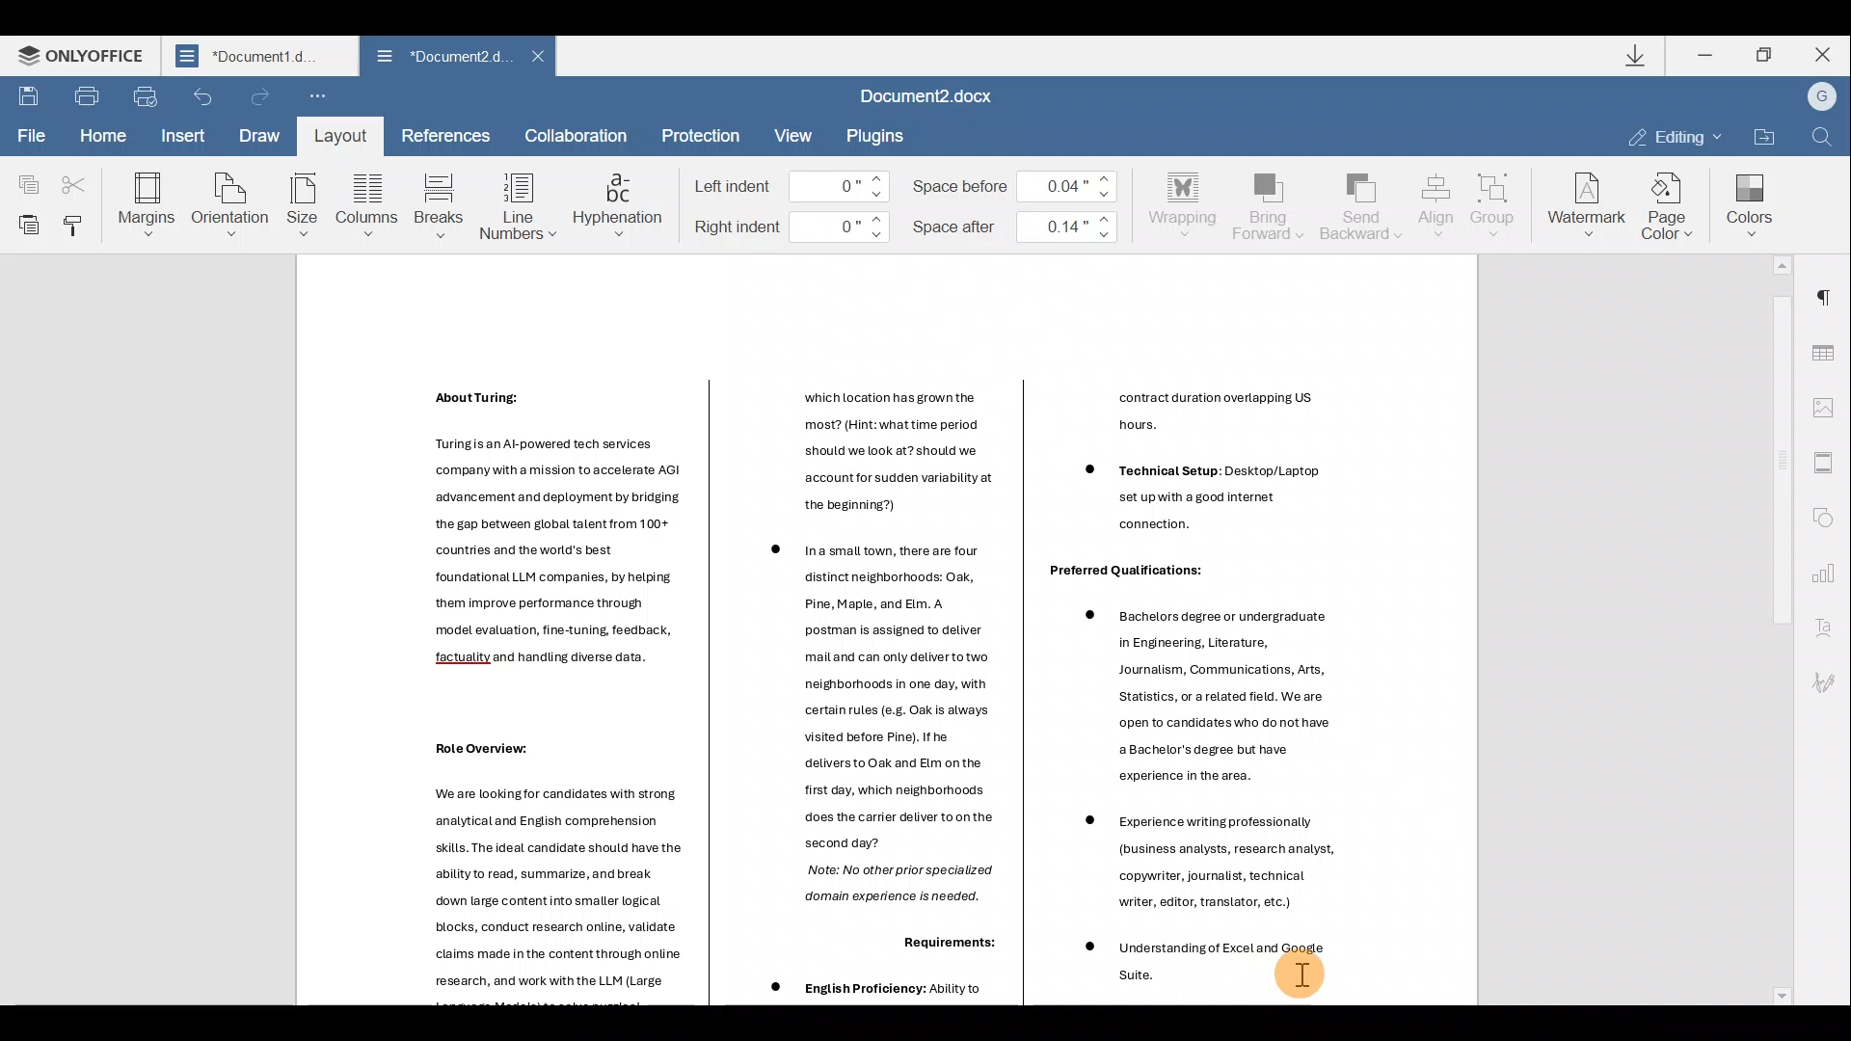  What do you see at coordinates (791, 187) in the screenshot?
I see `Left indent` at bounding box center [791, 187].